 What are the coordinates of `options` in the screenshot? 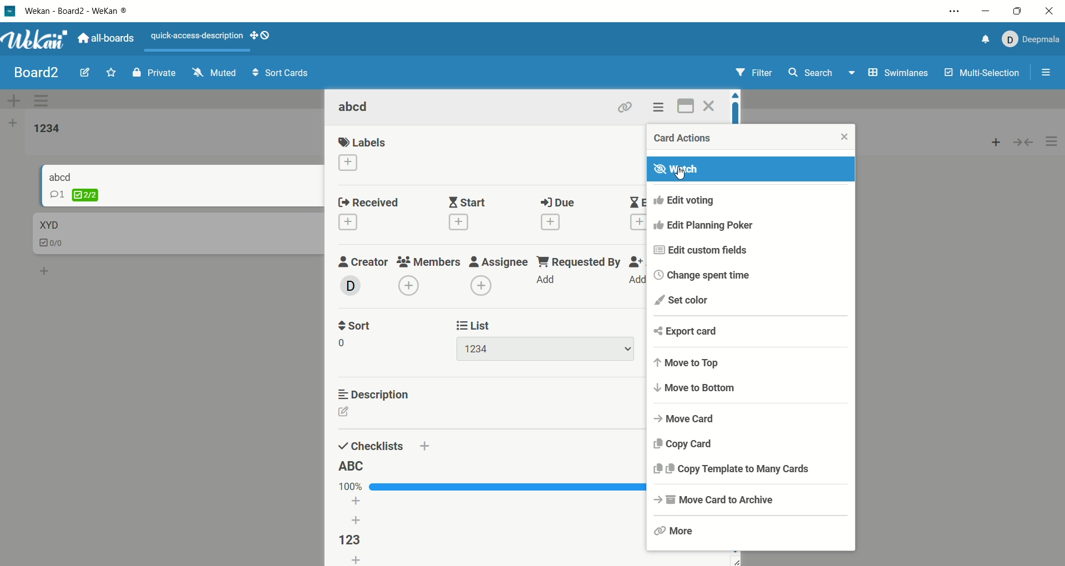 It's located at (662, 107).